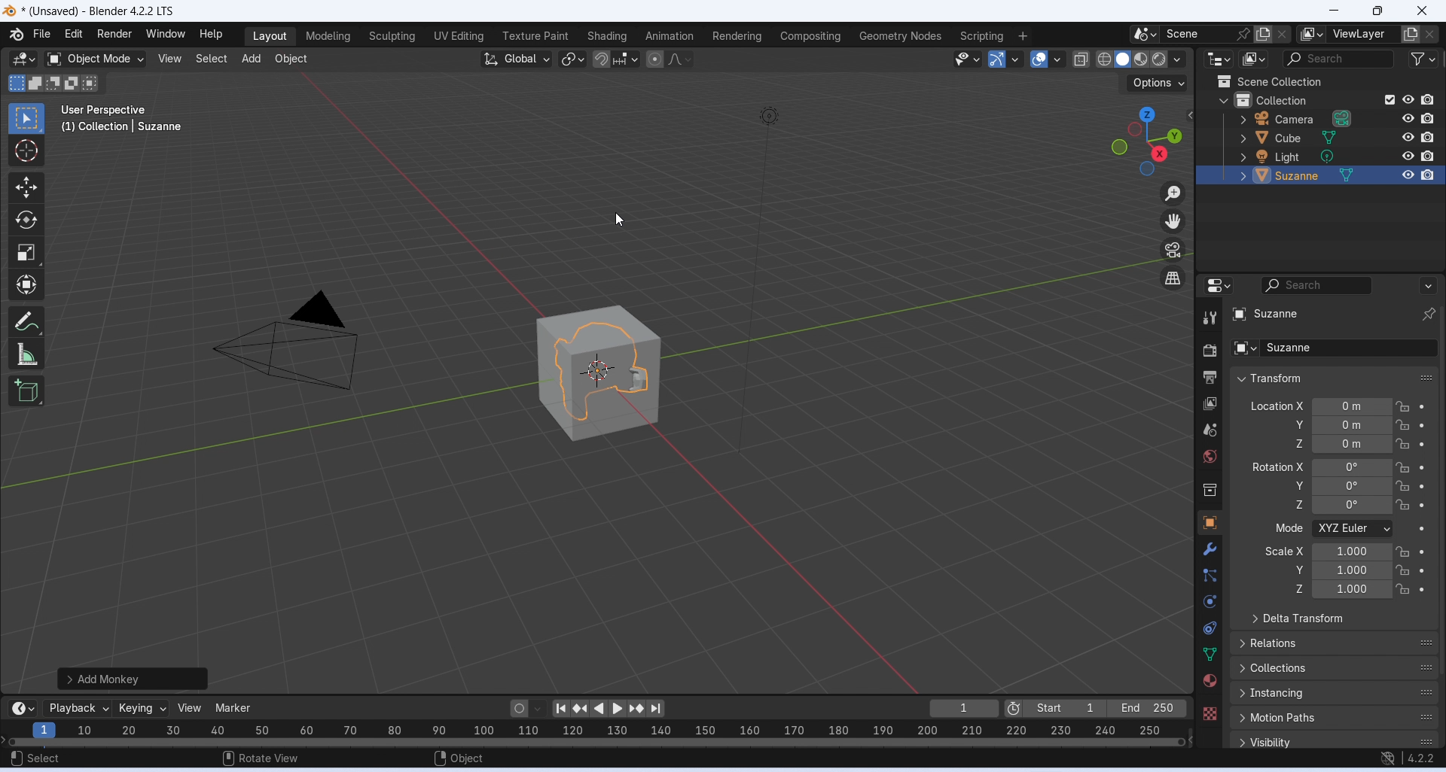 This screenshot has width=1446, height=772. What do you see at coordinates (1423, 590) in the screenshot?
I see `animate property` at bounding box center [1423, 590].